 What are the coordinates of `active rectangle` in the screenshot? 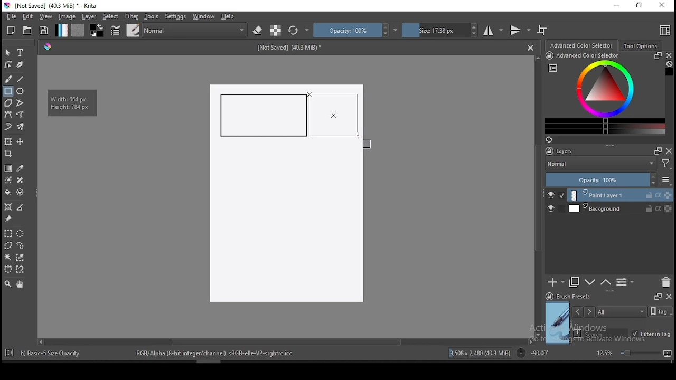 It's located at (335, 116).